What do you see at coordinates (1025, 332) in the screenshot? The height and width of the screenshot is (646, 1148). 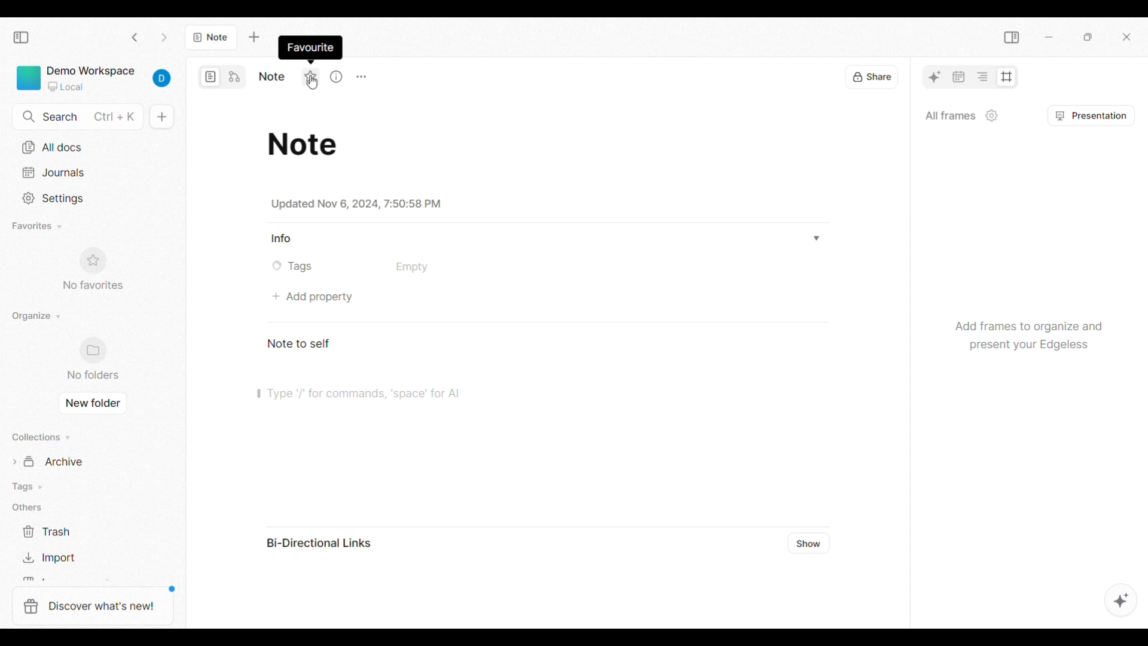 I see `Add frames to organize and present your Edgeless` at bounding box center [1025, 332].